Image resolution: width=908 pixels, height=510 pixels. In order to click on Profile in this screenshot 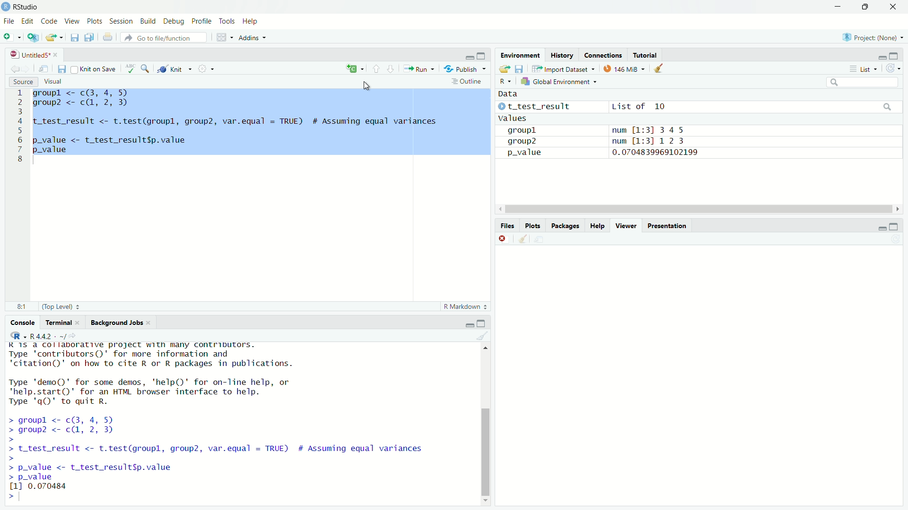, I will do `click(202, 21)`.